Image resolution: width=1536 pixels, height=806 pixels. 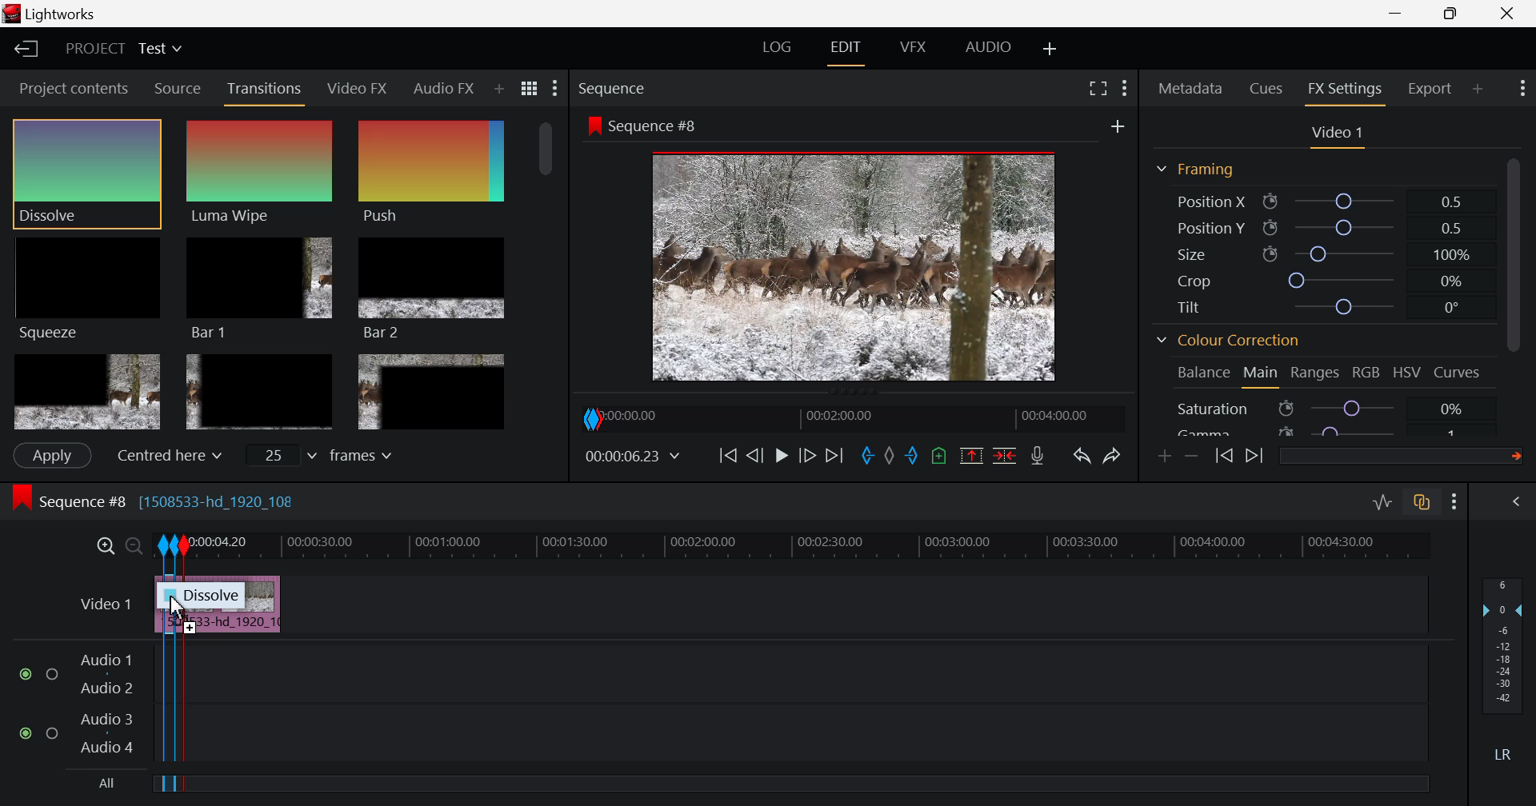 What do you see at coordinates (1195, 170) in the screenshot?
I see `Framing Section` at bounding box center [1195, 170].